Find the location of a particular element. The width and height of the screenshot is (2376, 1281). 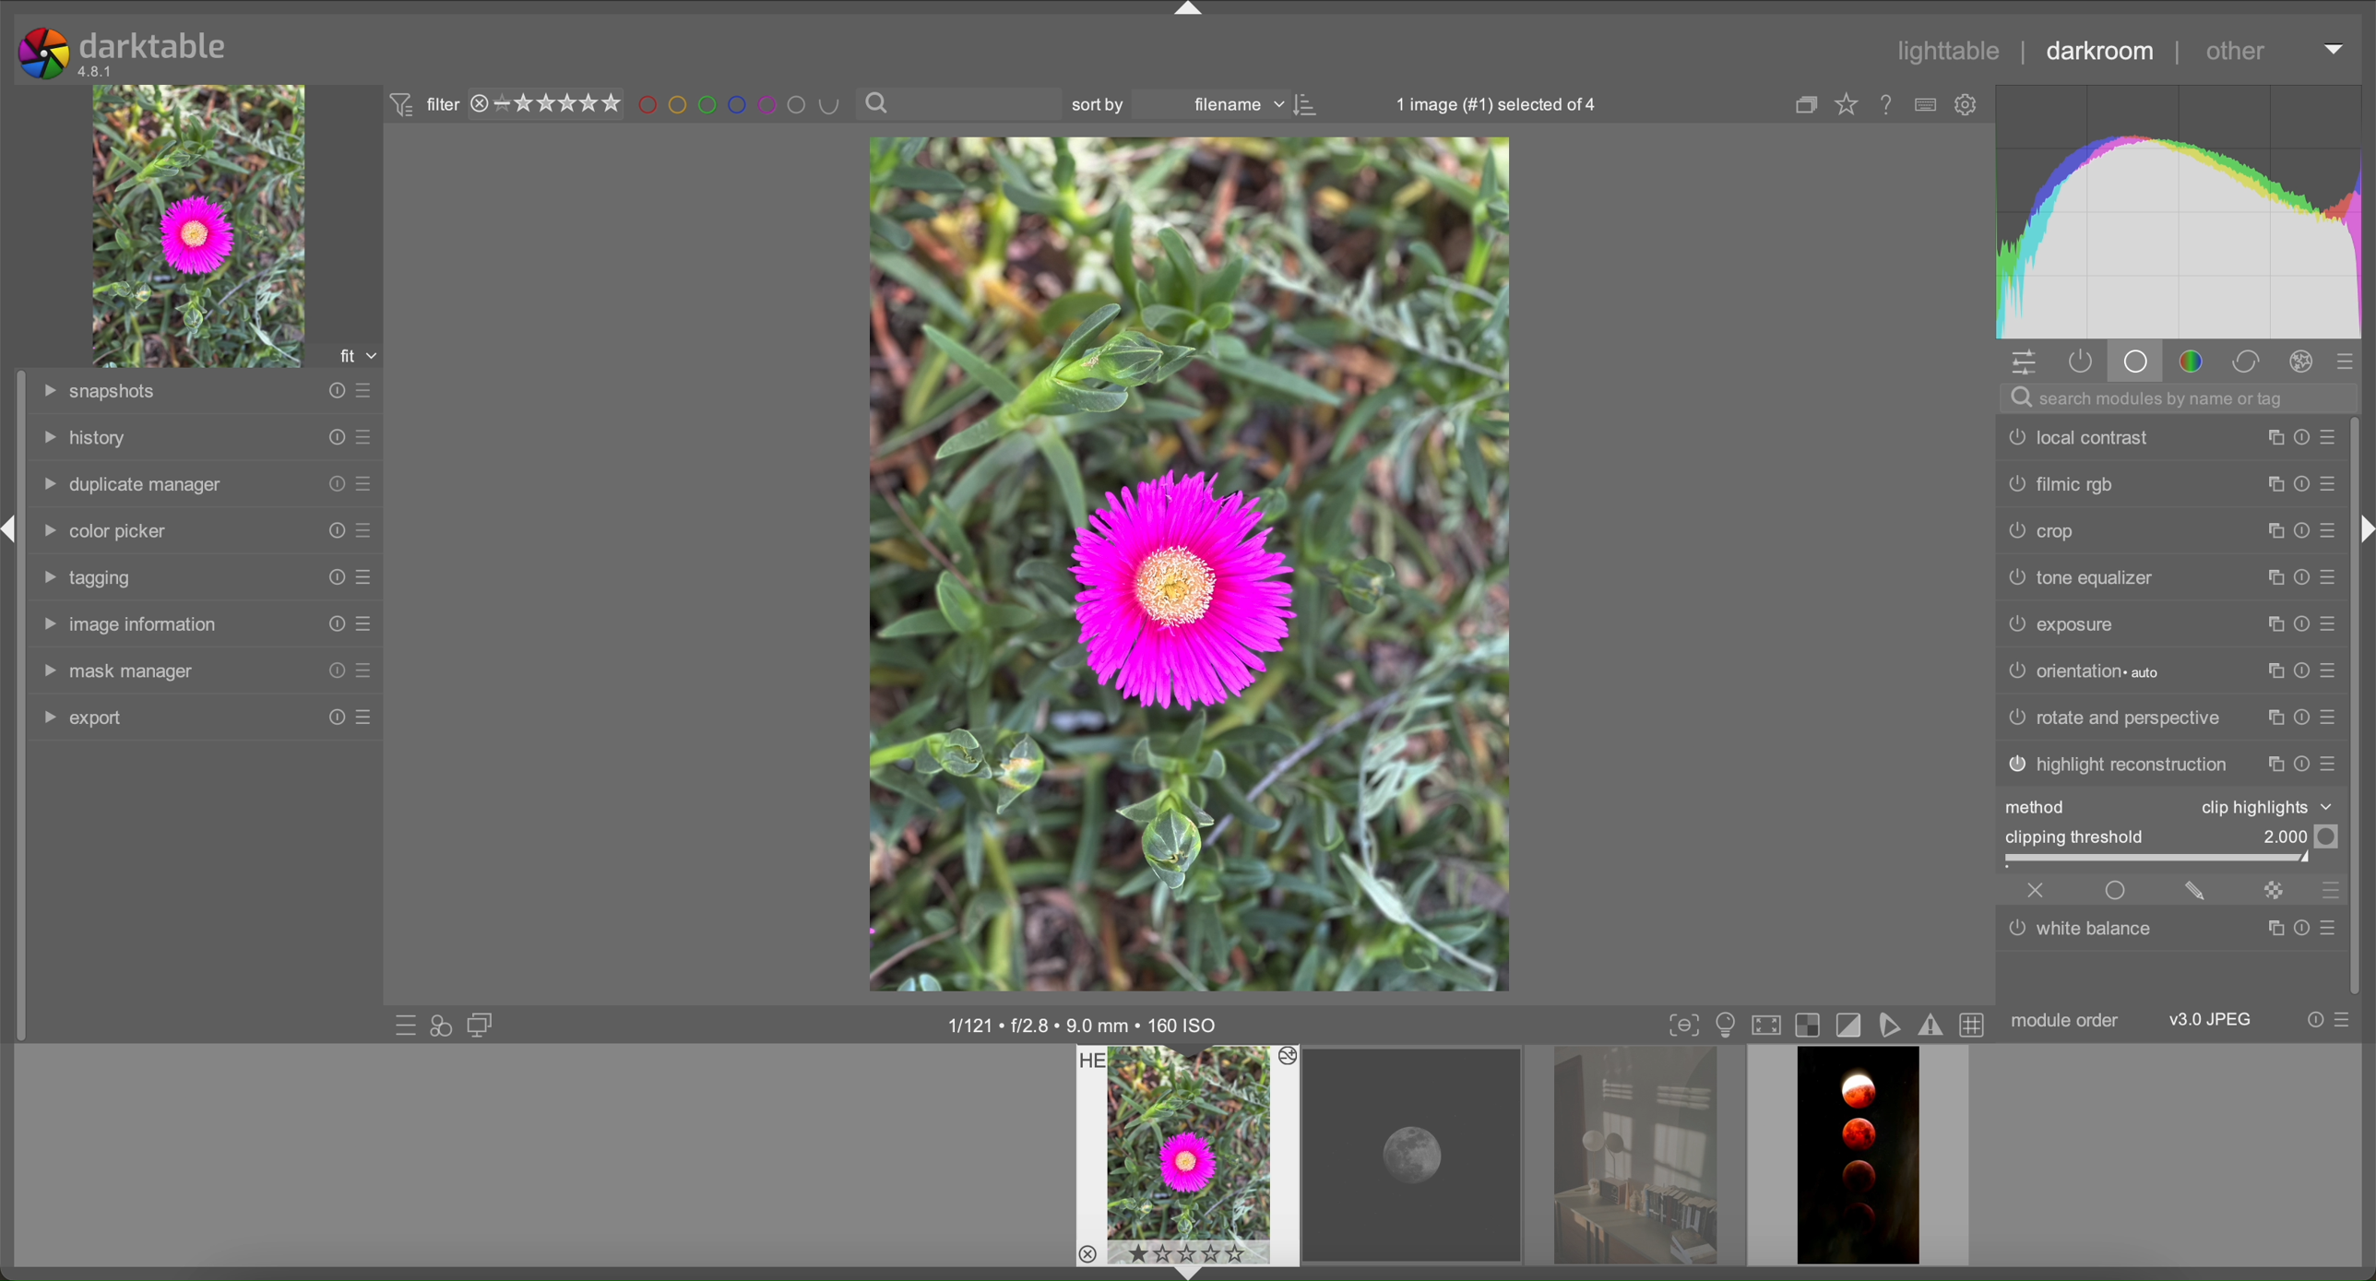

copy is located at coordinates (2274, 765).